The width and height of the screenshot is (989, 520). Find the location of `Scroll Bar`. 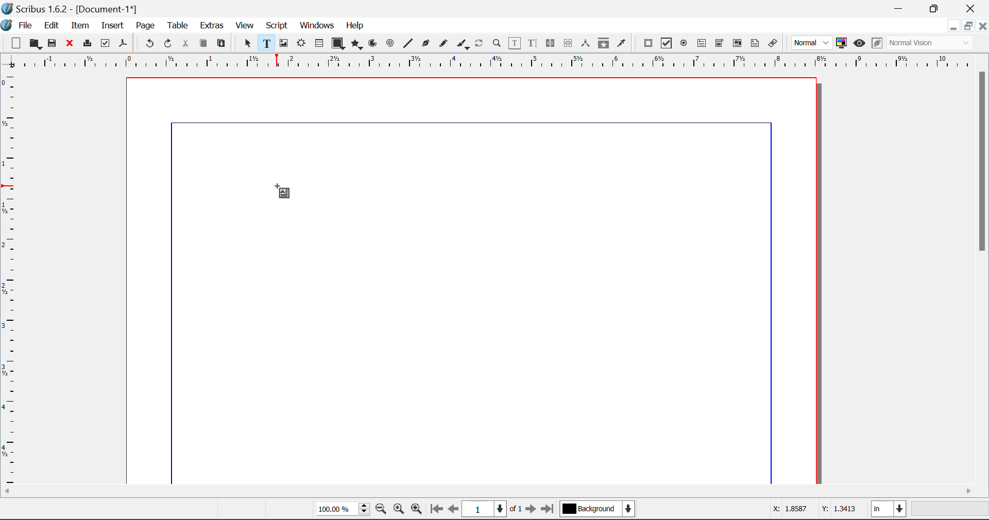

Scroll Bar is located at coordinates (495, 492).